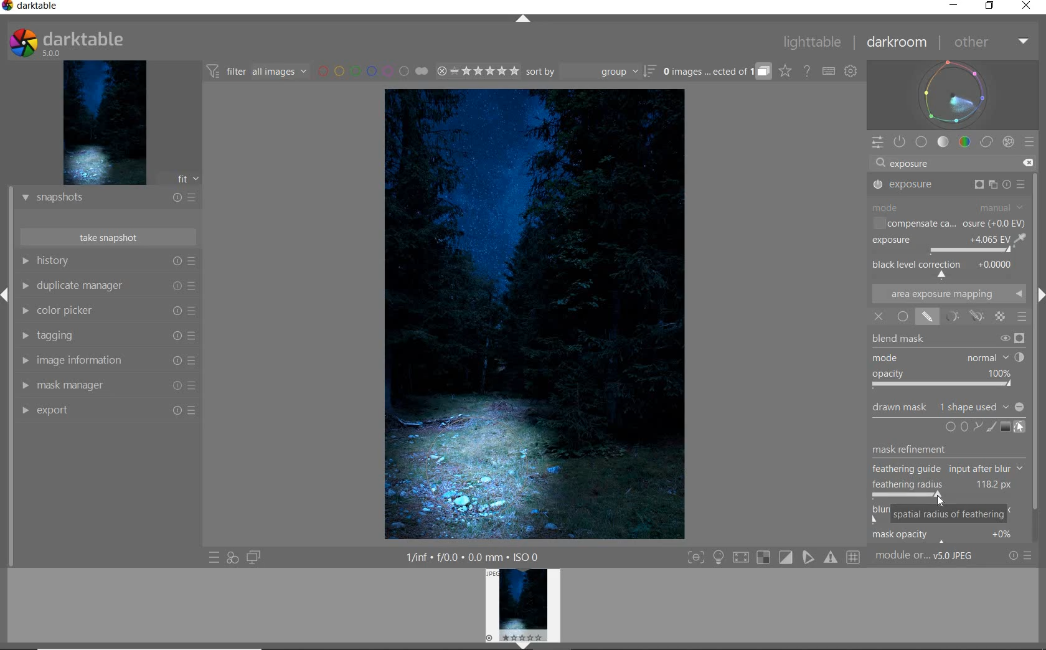 This screenshot has height=650, width=1046. Describe the element at coordinates (1026, 7) in the screenshot. I see `CLOSE` at that location.